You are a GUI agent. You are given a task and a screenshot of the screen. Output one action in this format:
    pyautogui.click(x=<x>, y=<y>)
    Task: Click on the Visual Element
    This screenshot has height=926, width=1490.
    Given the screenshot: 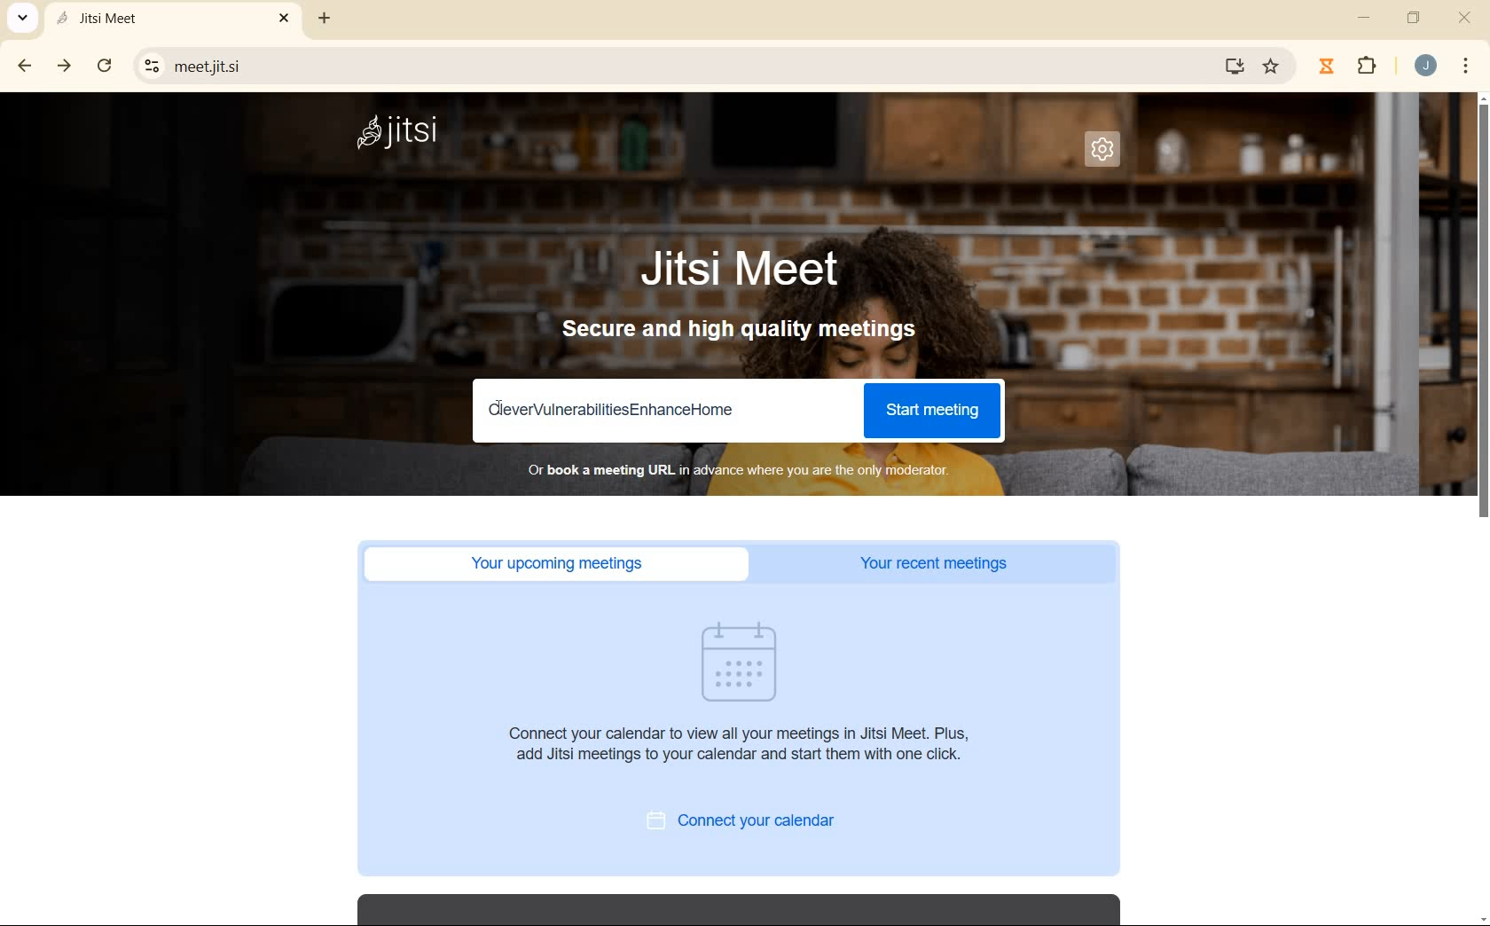 What is the action you would take?
    pyautogui.click(x=737, y=656)
    